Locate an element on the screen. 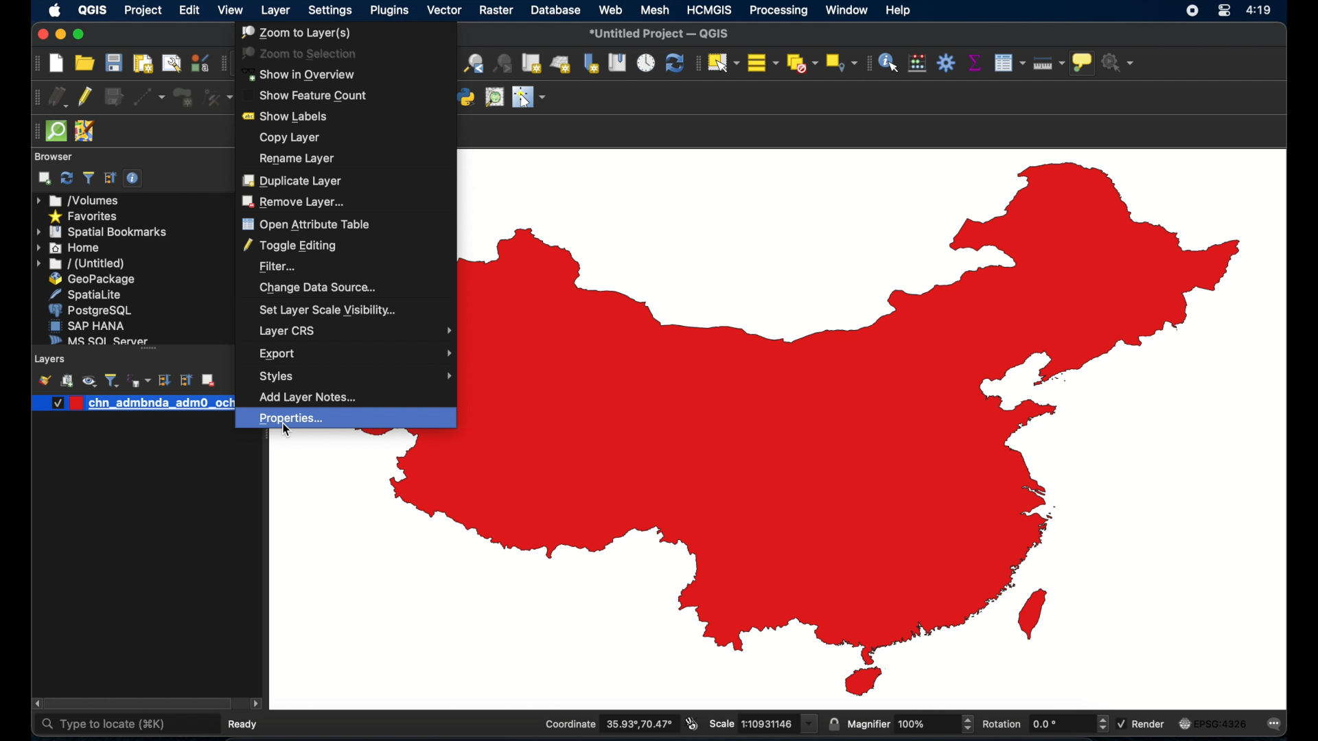 The height and width of the screenshot is (741, 1318). current edits is located at coordinates (58, 97).